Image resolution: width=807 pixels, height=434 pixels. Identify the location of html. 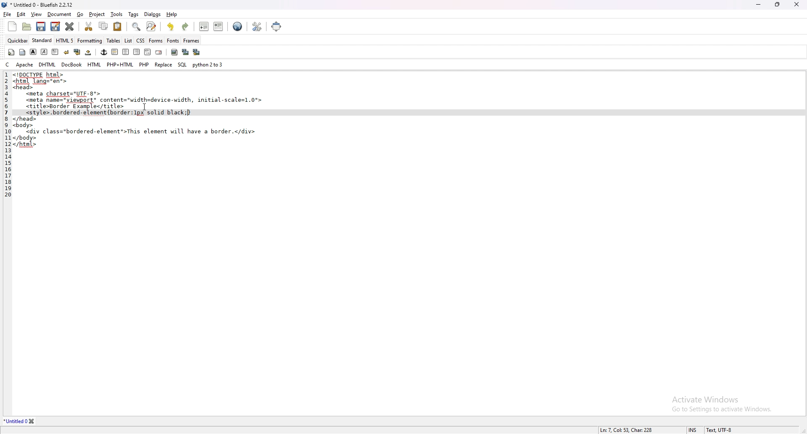
(95, 65).